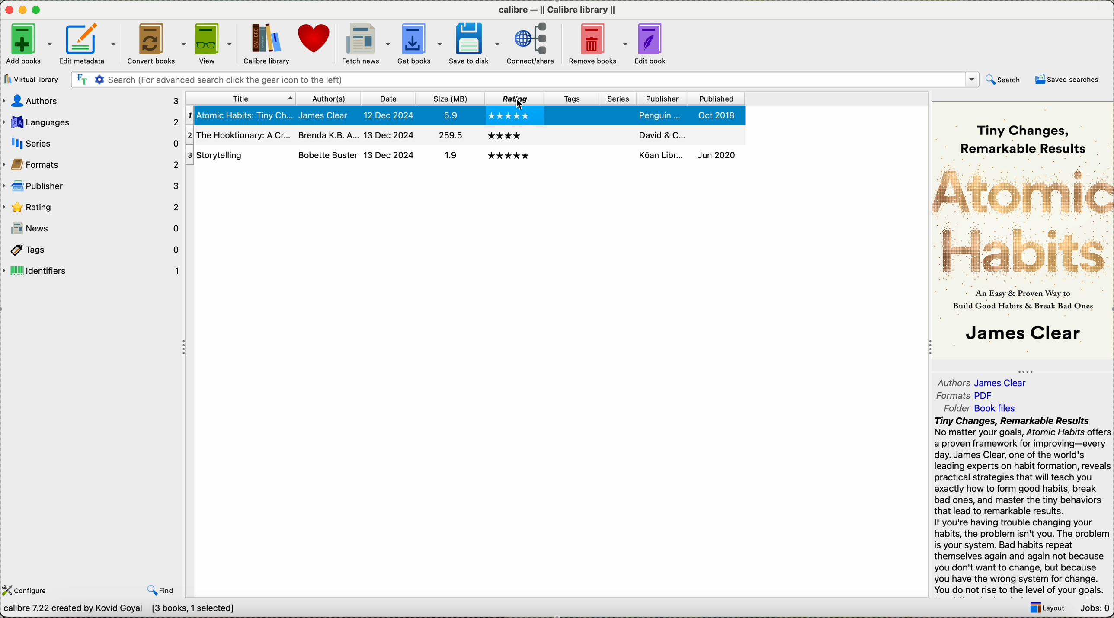  I want to click on penguin ..., so click(660, 115).